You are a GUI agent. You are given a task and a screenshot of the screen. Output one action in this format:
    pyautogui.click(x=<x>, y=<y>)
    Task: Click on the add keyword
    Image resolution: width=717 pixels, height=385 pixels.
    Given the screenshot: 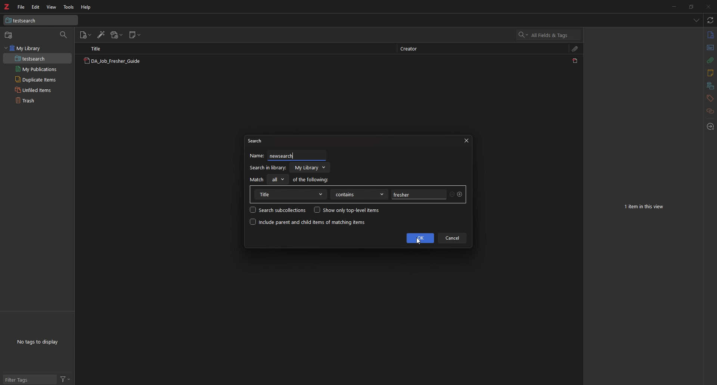 What is the action you would take?
    pyautogui.click(x=460, y=194)
    